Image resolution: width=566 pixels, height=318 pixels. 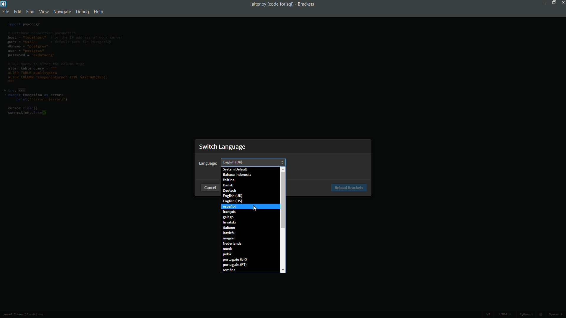 I want to click on polski, so click(x=250, y=254).